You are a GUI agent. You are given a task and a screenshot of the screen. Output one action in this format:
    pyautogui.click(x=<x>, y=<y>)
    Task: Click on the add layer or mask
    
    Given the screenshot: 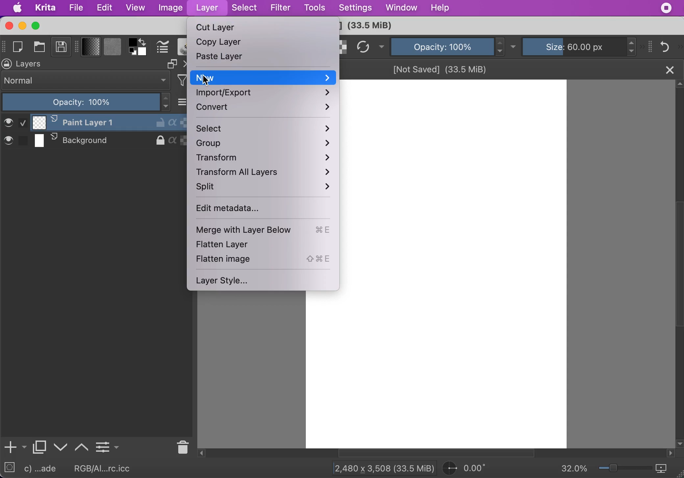 What is the action you would take?
    pyautogui.click(x=14, y=448)
    